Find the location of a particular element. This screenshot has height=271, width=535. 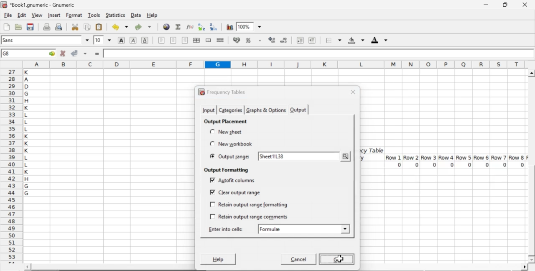

close is located at coordinates (524, 5).